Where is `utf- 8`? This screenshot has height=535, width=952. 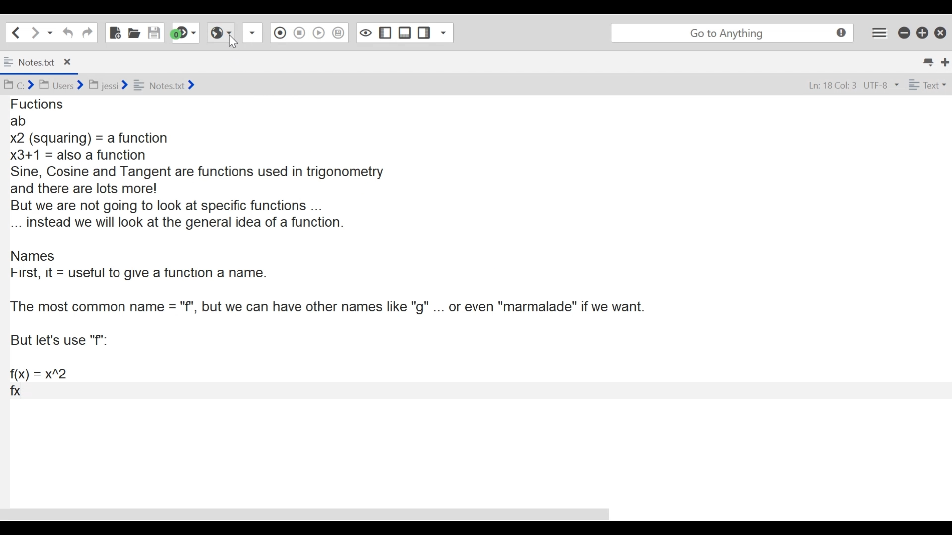
utf- 8 is located at coordinates (881, 85).